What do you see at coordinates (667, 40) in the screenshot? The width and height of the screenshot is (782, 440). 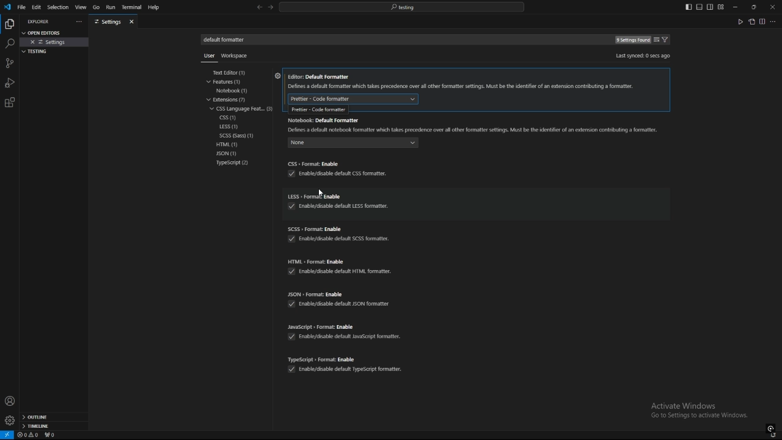 I see `filter settings` at bounding box center [667, 40].